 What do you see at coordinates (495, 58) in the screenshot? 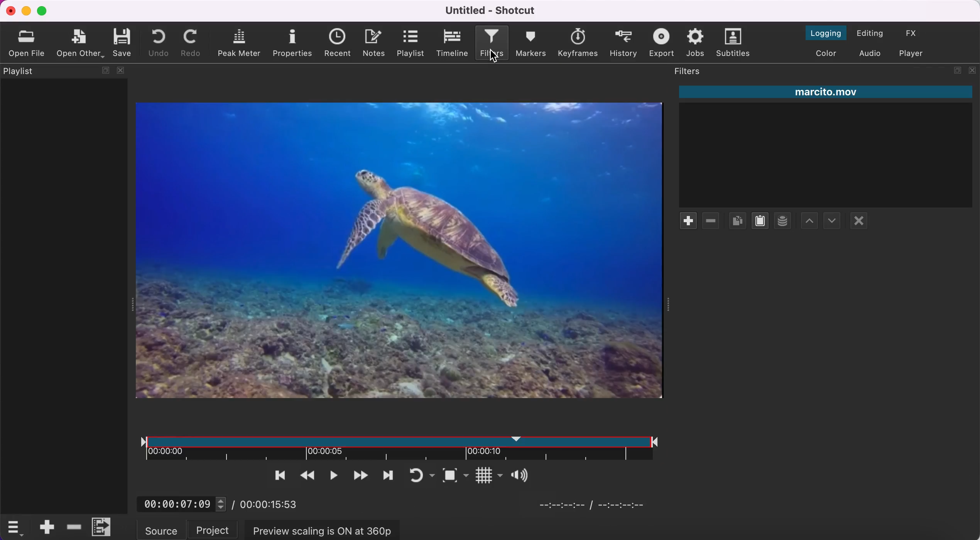
I see `cursor` at bounding box center [495, 58].